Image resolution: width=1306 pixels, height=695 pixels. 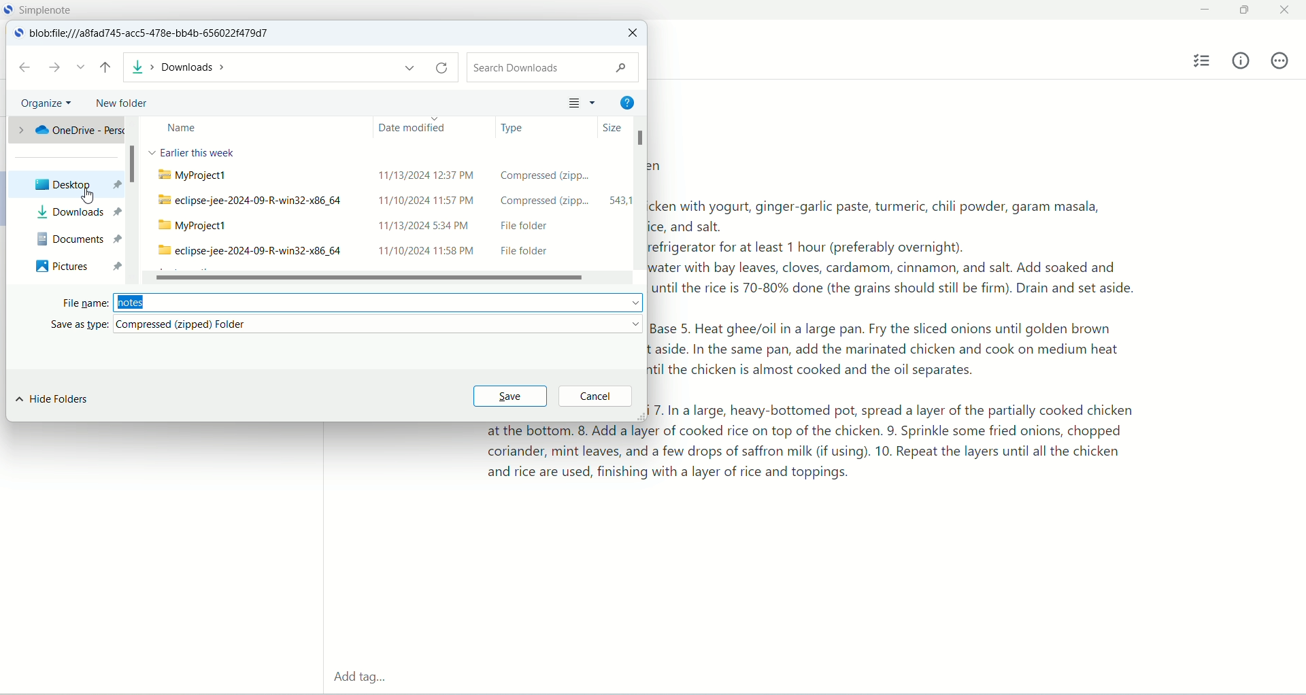 I want to click on vertical scroll bar, so click(x=639, y=203).